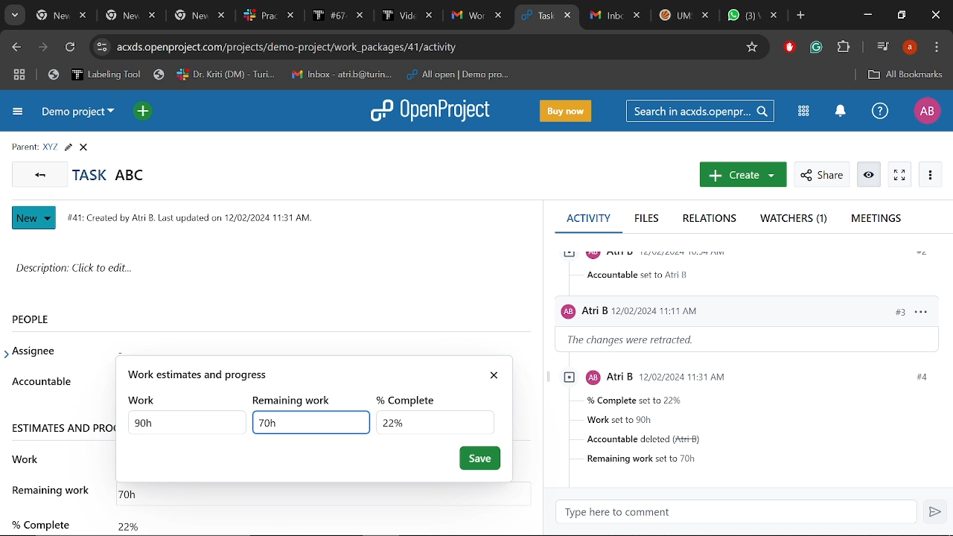 The image size is (953, 536). What do you see at coordinates (480, 459) in the screenshot?
I see `Save` at bounding box center [480, 459].